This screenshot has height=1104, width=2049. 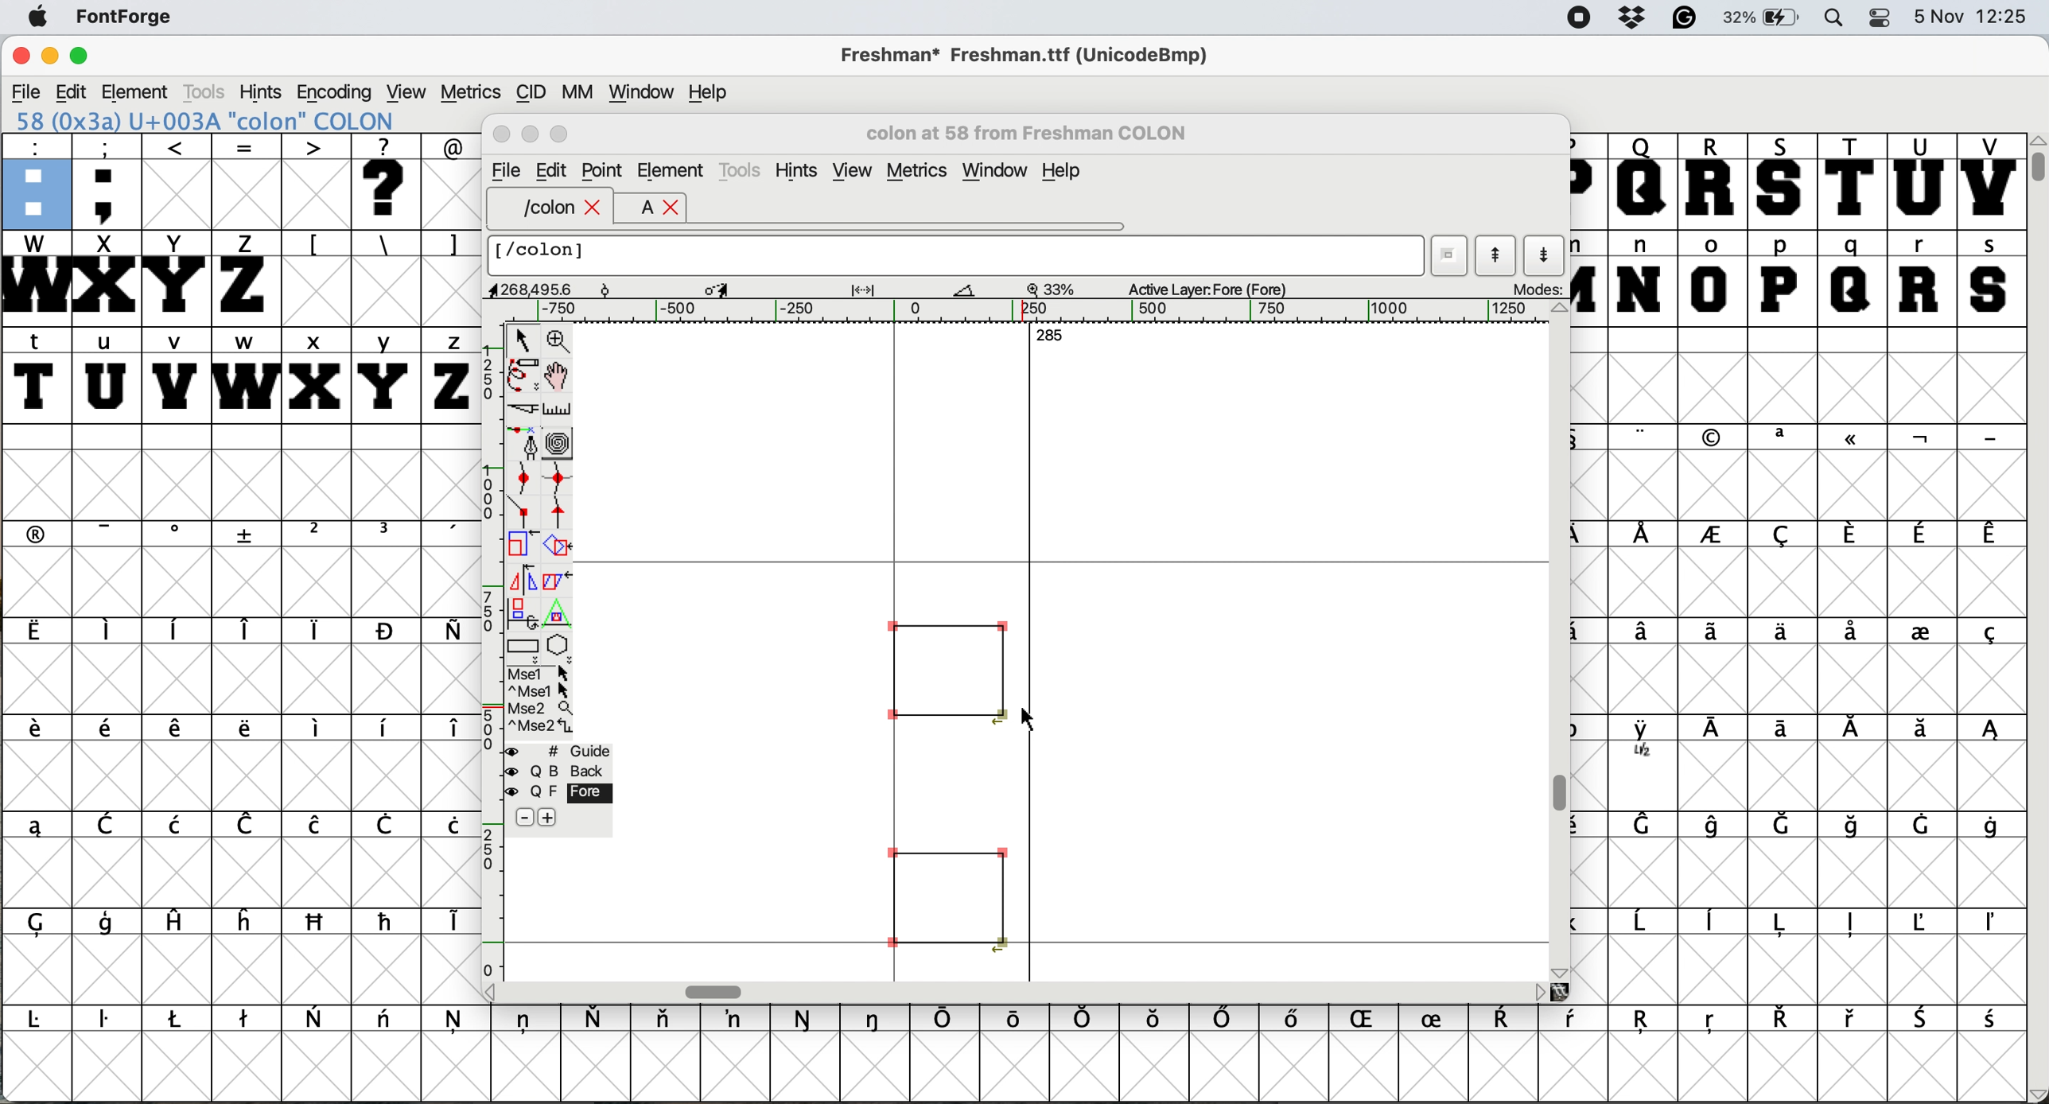 What do you see at coordinates (916, 169) in the screenshot?
I see `metrics` at bounding box center [916, 169].